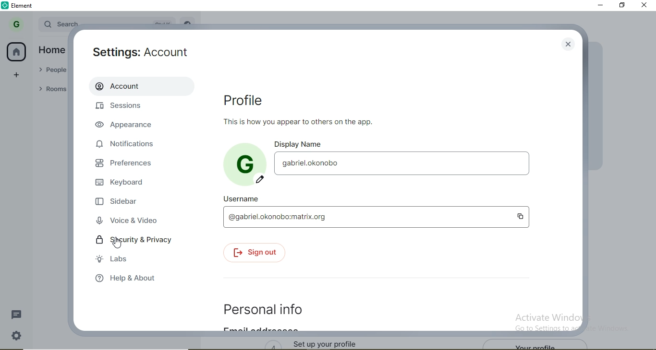 The width and height of the screenshot is (656, 350). Describe the element at coordinates (128, 145) in the screenshot. I see `notifications` at that location.